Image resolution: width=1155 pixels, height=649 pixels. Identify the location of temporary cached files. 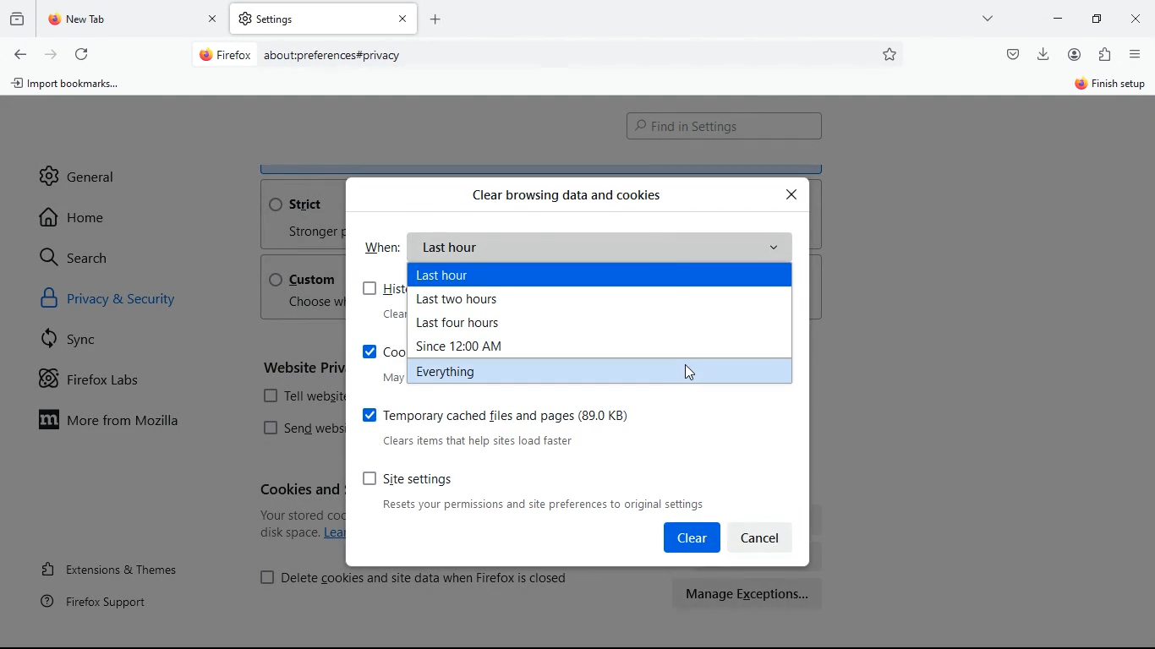
(521, 425).